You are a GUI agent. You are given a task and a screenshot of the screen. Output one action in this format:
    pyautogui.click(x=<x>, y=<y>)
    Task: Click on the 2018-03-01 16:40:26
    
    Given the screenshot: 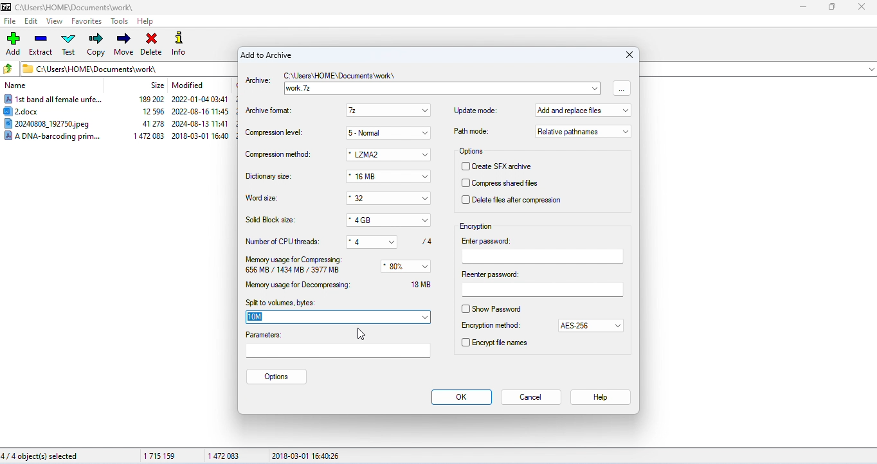 What is the action you would take?
    pyautogui.click(x=307, y=456)
    